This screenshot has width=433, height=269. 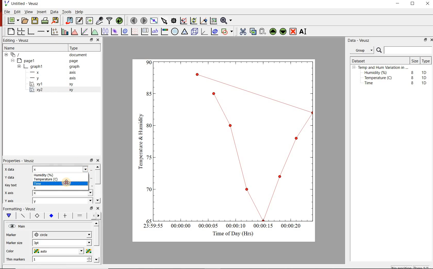 I want to click on close, so click(x=430, y=40).